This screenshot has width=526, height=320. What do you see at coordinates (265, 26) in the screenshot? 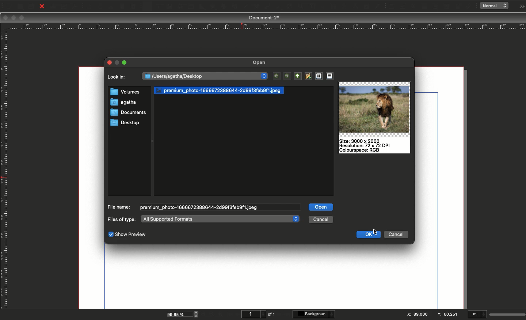
I see `Ruler` at bounding box center [265, 26].